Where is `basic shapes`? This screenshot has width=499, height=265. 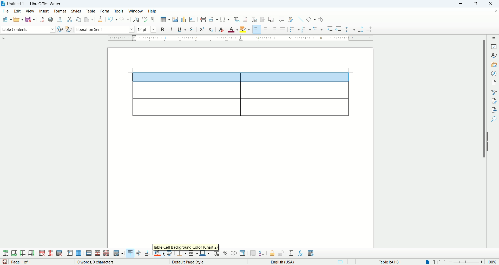
basic shapes is located at coordinates (311, 19).